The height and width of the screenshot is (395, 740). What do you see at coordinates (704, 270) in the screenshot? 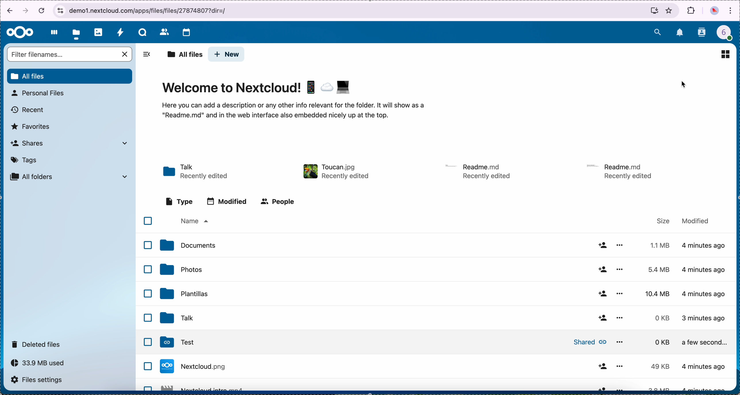
I see `4 minutes ago` at bounding box center [704, 270].